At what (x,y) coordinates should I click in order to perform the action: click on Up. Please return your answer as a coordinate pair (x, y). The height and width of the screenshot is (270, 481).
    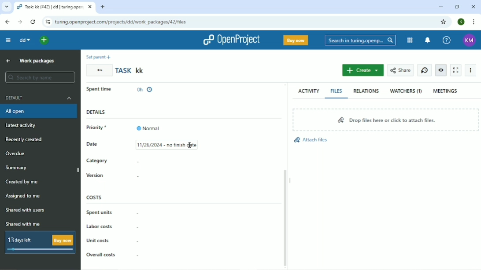
    Looking at the image, I should click on (8, 61).